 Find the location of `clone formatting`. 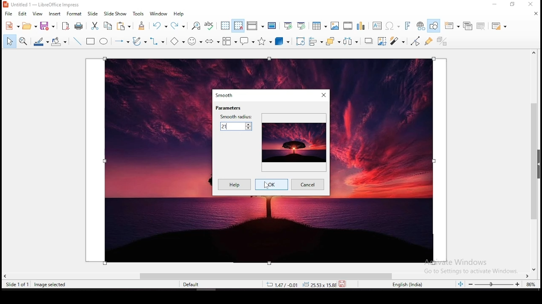

clone formatting is located at coordinates (141, 25).